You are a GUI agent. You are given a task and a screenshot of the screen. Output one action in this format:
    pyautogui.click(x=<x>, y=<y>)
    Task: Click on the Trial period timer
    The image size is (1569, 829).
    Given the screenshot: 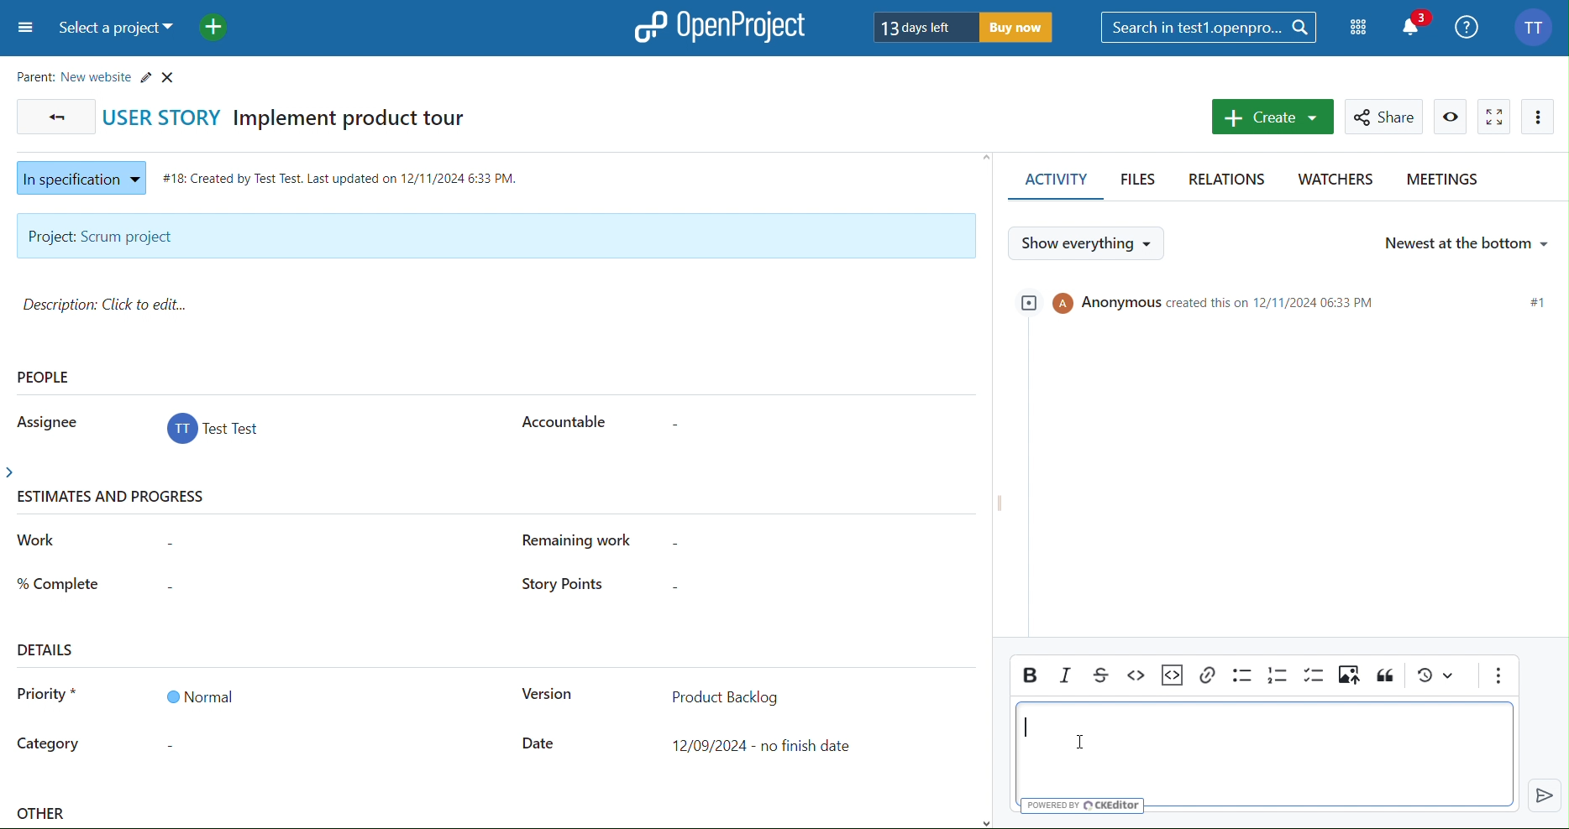 What is the action you would take?
    pyautogui.click(x=964, y=26)
    